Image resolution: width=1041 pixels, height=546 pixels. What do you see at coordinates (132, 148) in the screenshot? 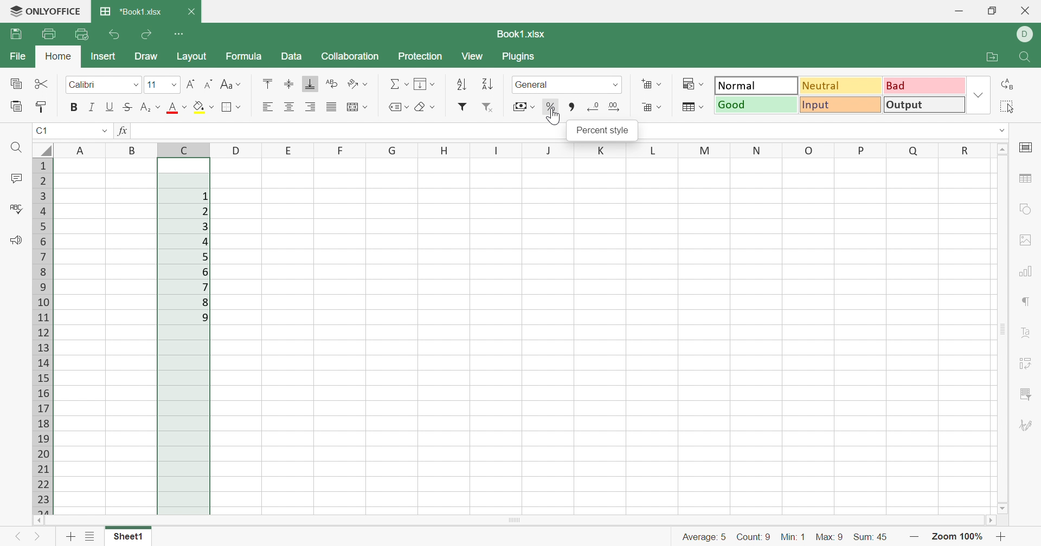
I see `` at bounding box center [132, 148].